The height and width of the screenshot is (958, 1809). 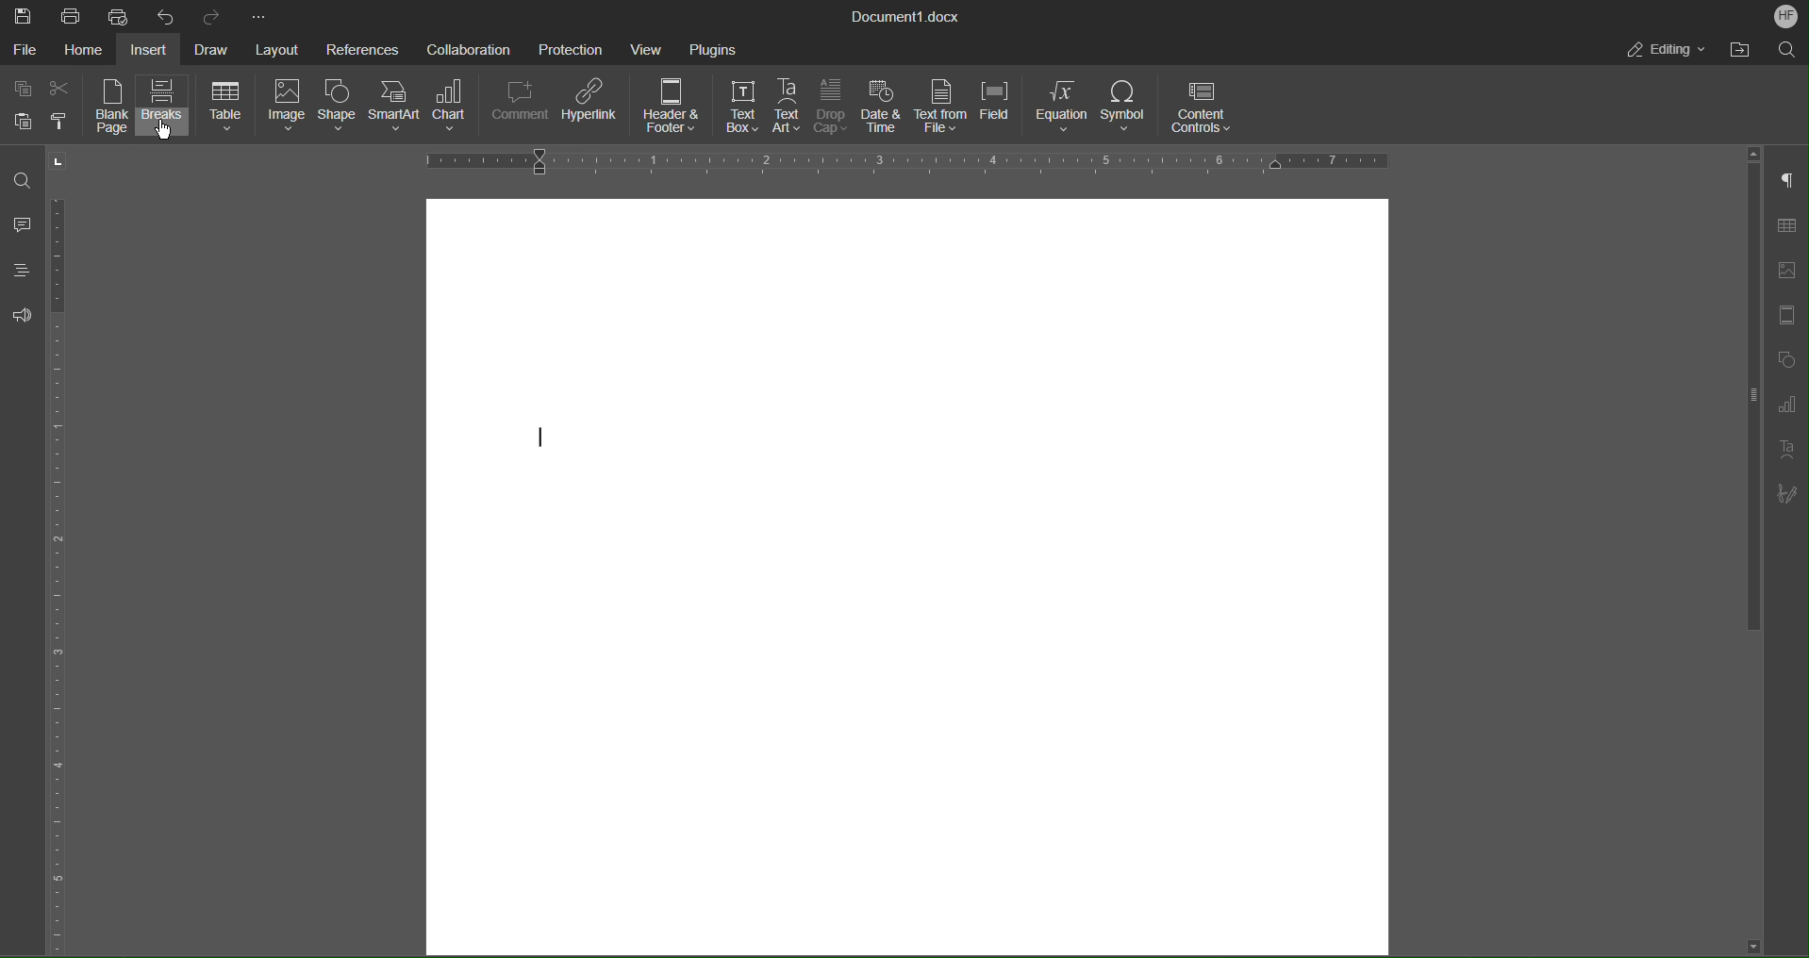 I want to click on Comments, so click(x=21, y=222).